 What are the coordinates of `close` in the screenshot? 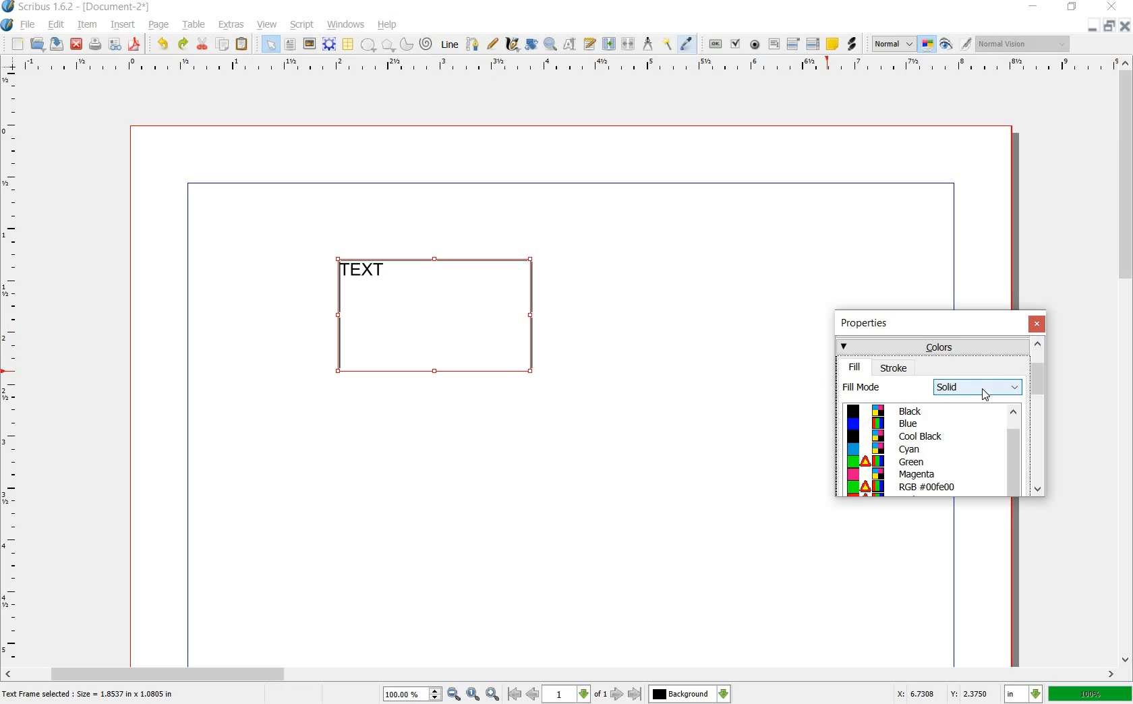 It's located at (1037, 324).